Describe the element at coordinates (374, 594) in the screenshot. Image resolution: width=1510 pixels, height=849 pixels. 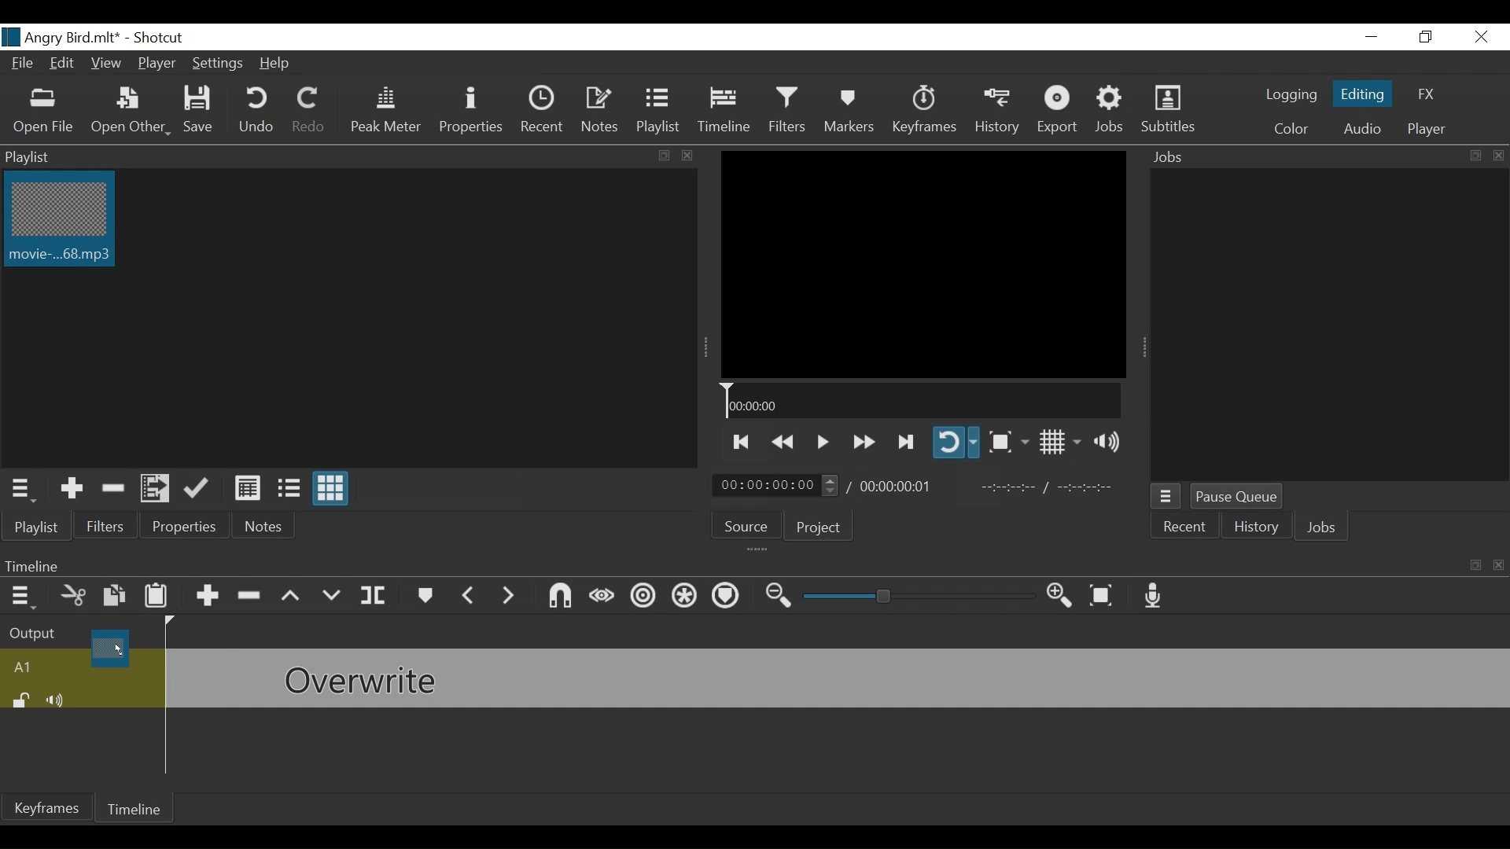
I see `Split at playhead` at that location.